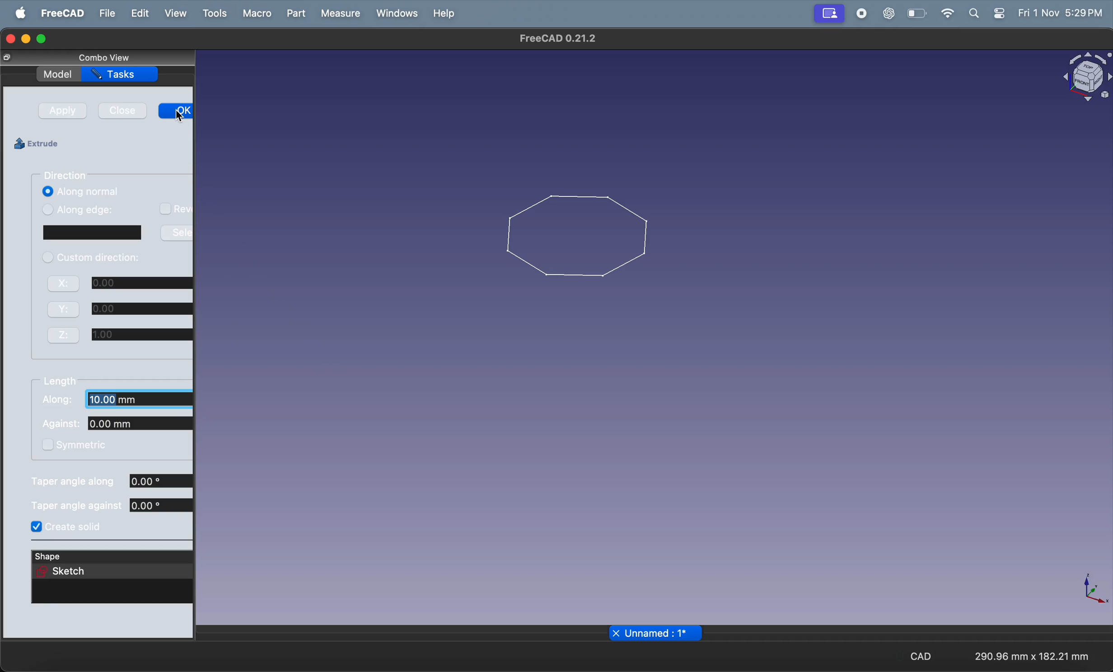  What do you see at coordinates (175, 13) in the screenshot?
I see `view` at bounding box center [175, 13].